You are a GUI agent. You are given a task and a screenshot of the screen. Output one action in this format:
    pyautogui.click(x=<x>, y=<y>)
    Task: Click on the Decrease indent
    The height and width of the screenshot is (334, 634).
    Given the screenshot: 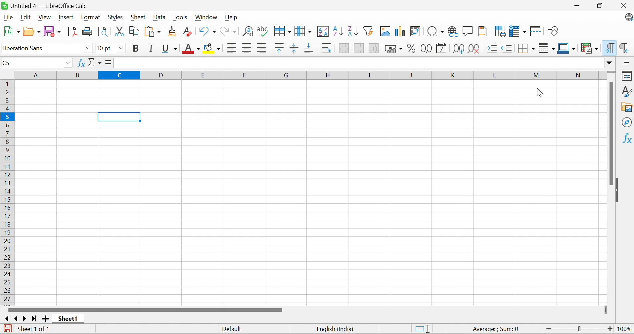 What is the action you would take?
    pyautogui.click(x=506, y=49)
    